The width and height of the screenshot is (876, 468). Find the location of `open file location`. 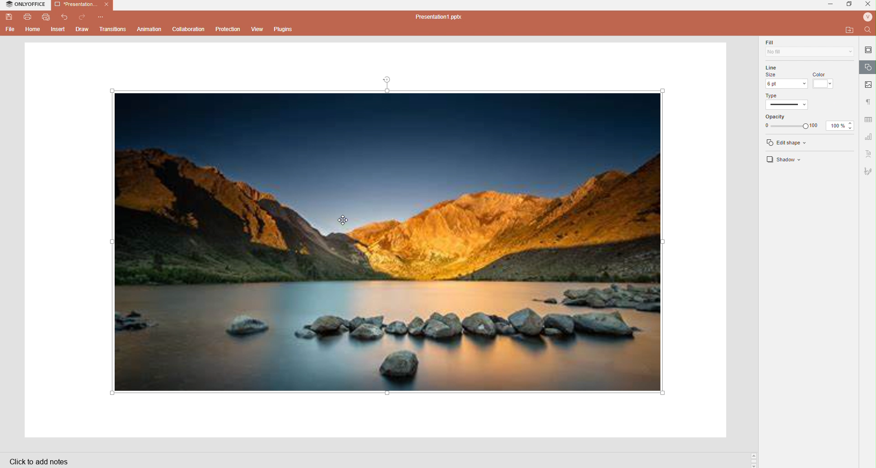

open file location is located at coordinates (849, 30).